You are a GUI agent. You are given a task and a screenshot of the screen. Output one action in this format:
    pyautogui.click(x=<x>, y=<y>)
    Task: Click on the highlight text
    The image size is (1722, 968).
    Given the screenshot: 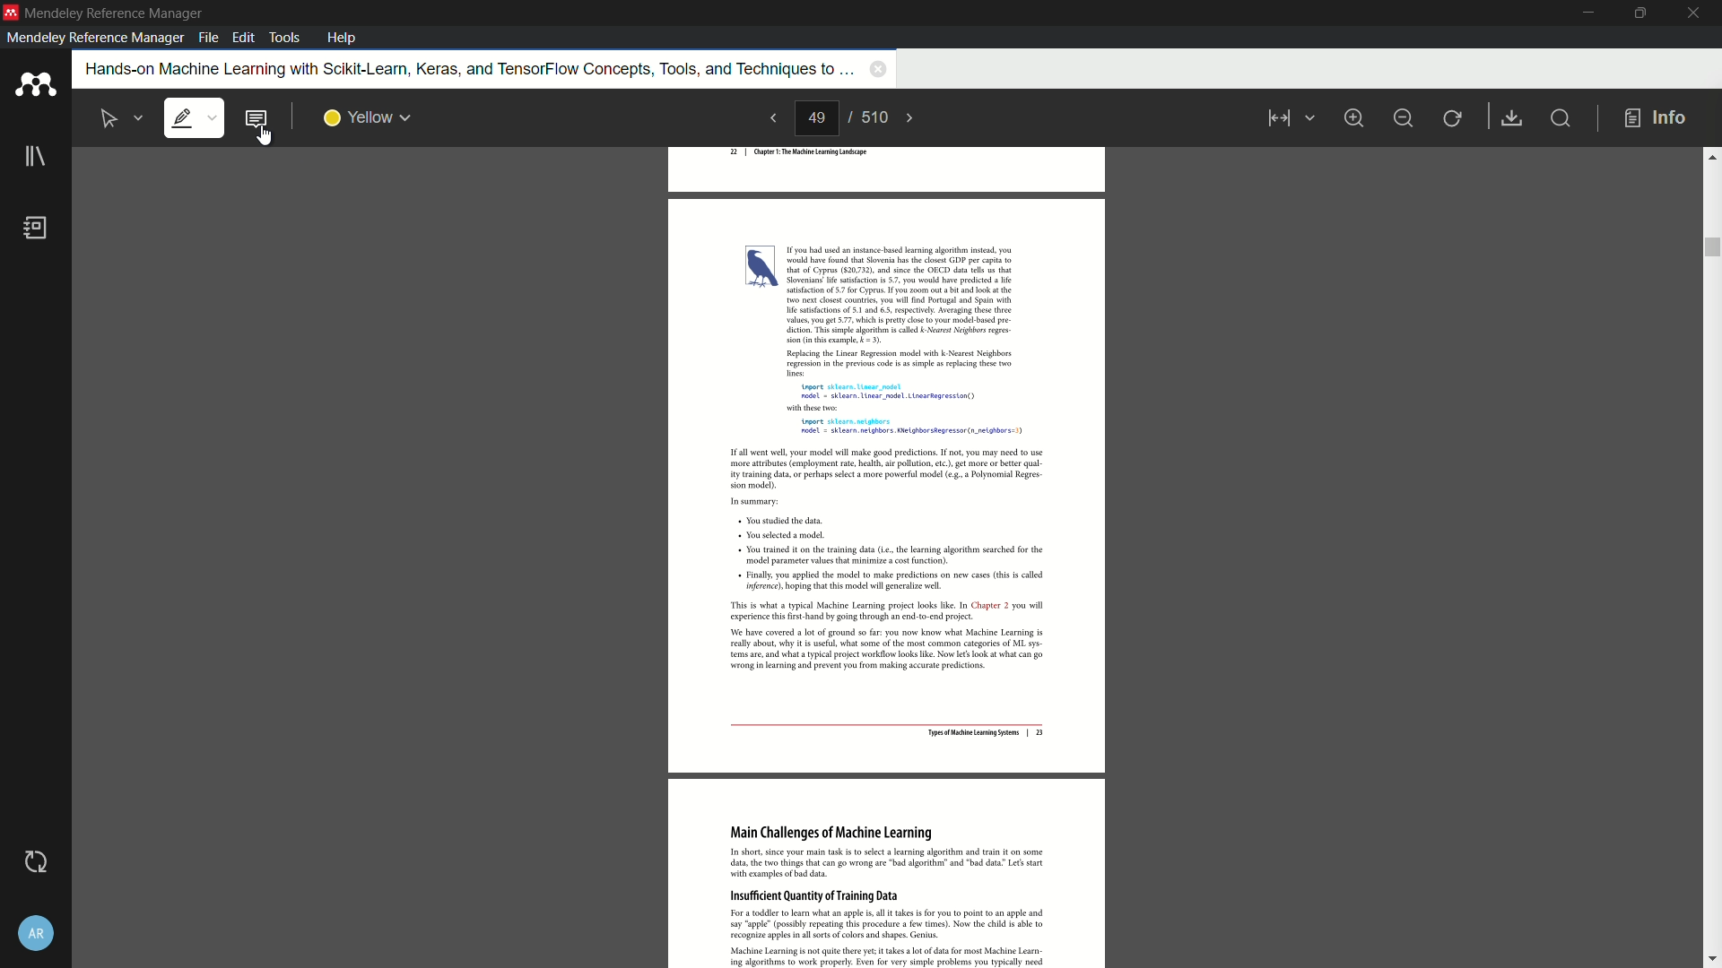 What is the action you would take?
    pyautogui.click(x=195, y=118)
    